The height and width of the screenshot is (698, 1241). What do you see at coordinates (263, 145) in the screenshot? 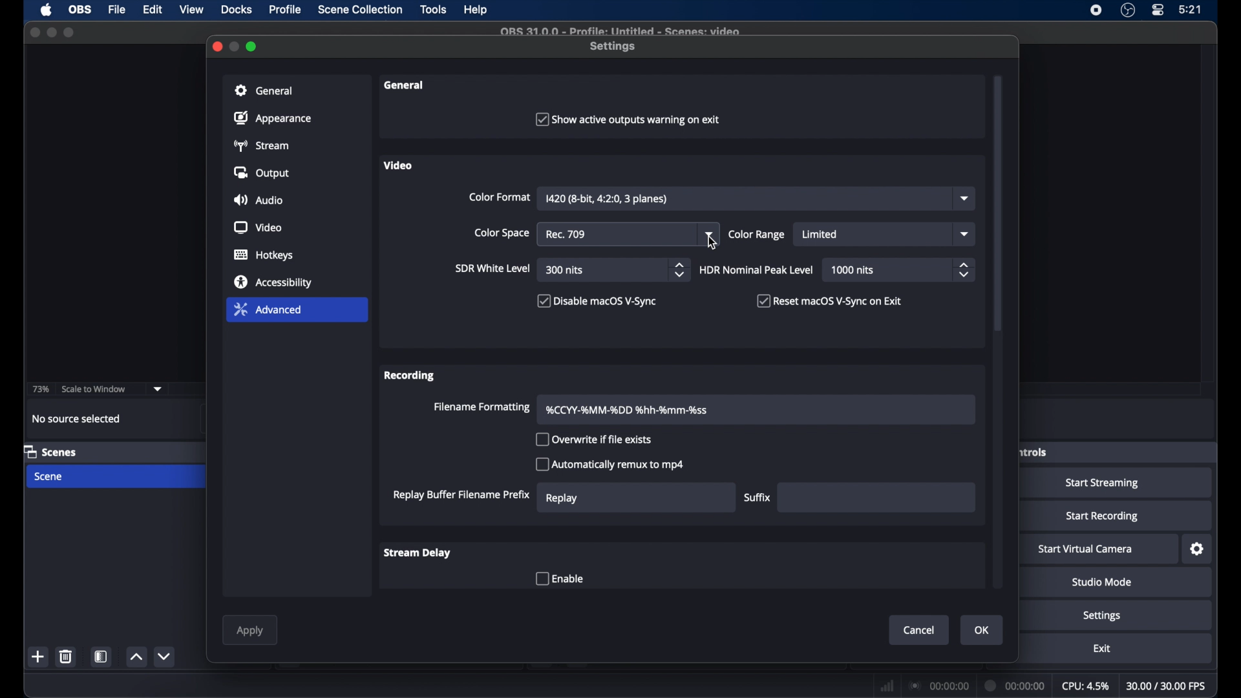
I see `stream` at bounding box center [263, 145].